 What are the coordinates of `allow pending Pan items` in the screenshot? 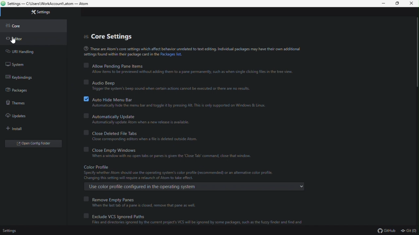 It's located at (189, 65).